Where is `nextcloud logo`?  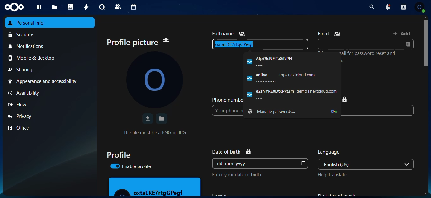
nextcloud logo is located at coordinates (14, 7).